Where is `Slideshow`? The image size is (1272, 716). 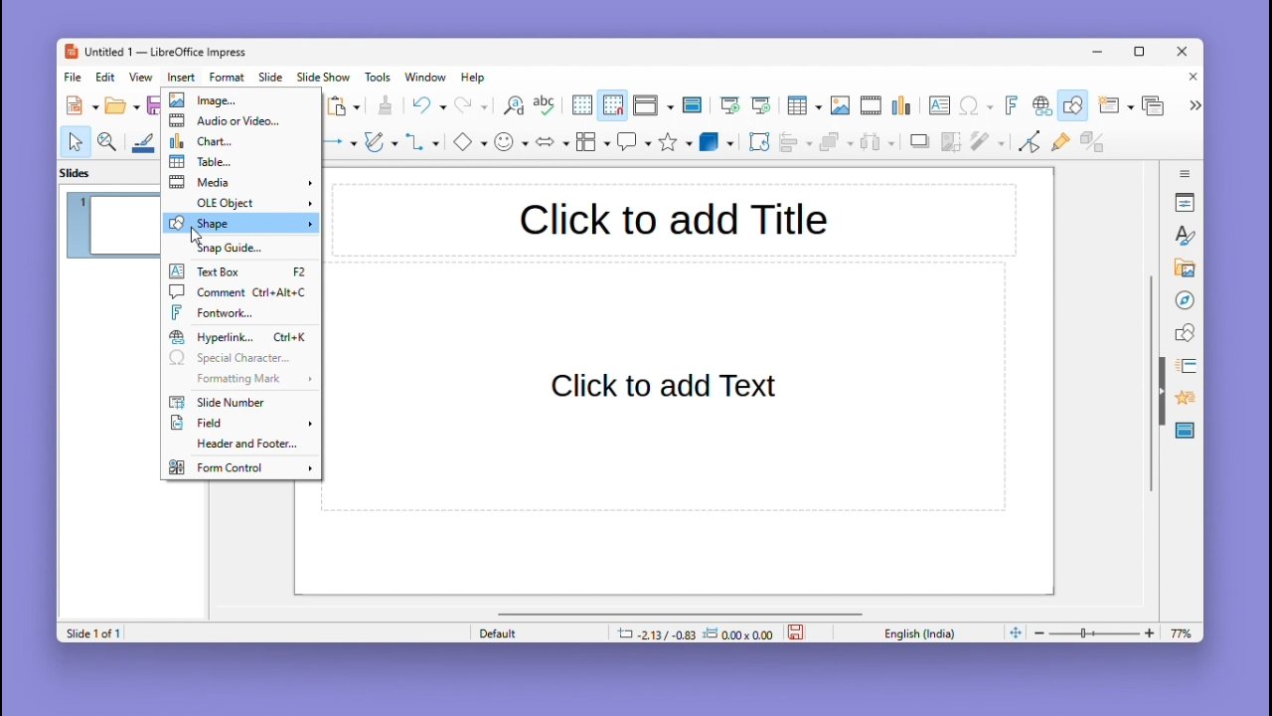
Slideshow is located at coordinates (325, 78).